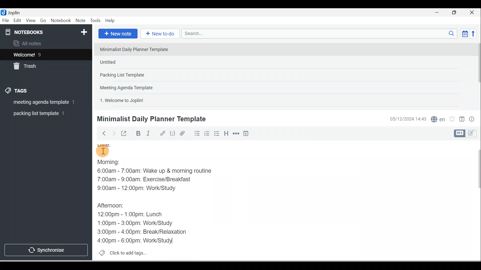  Describe the element at coordinates (162, 134) in the screenshot. I see `Hyperlink` at that location.